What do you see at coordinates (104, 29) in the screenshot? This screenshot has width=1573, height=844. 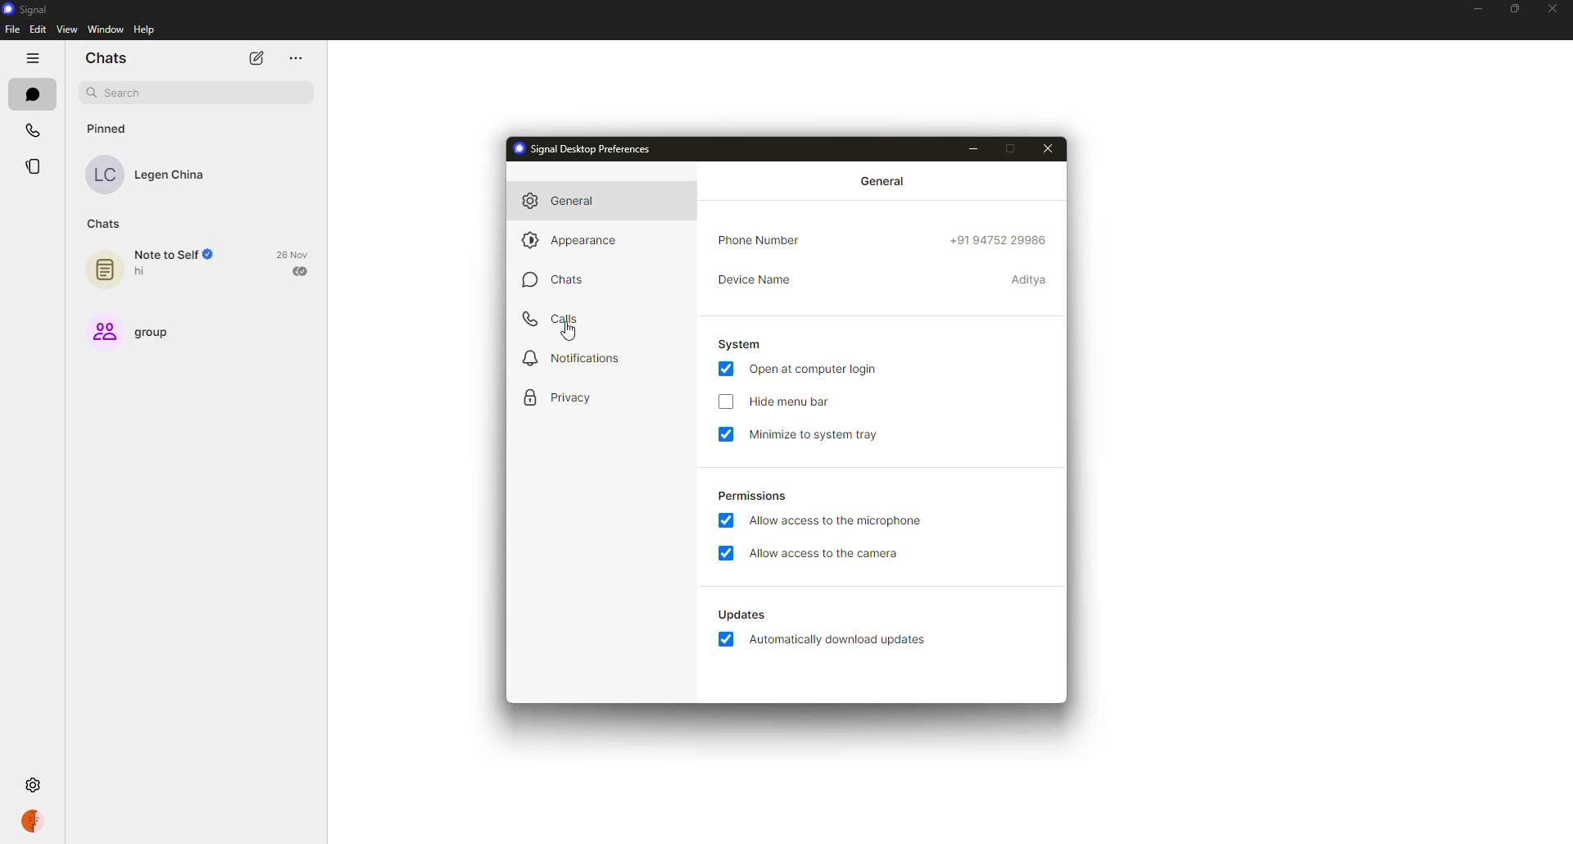 I see `window` at bounding box center [104, 29].